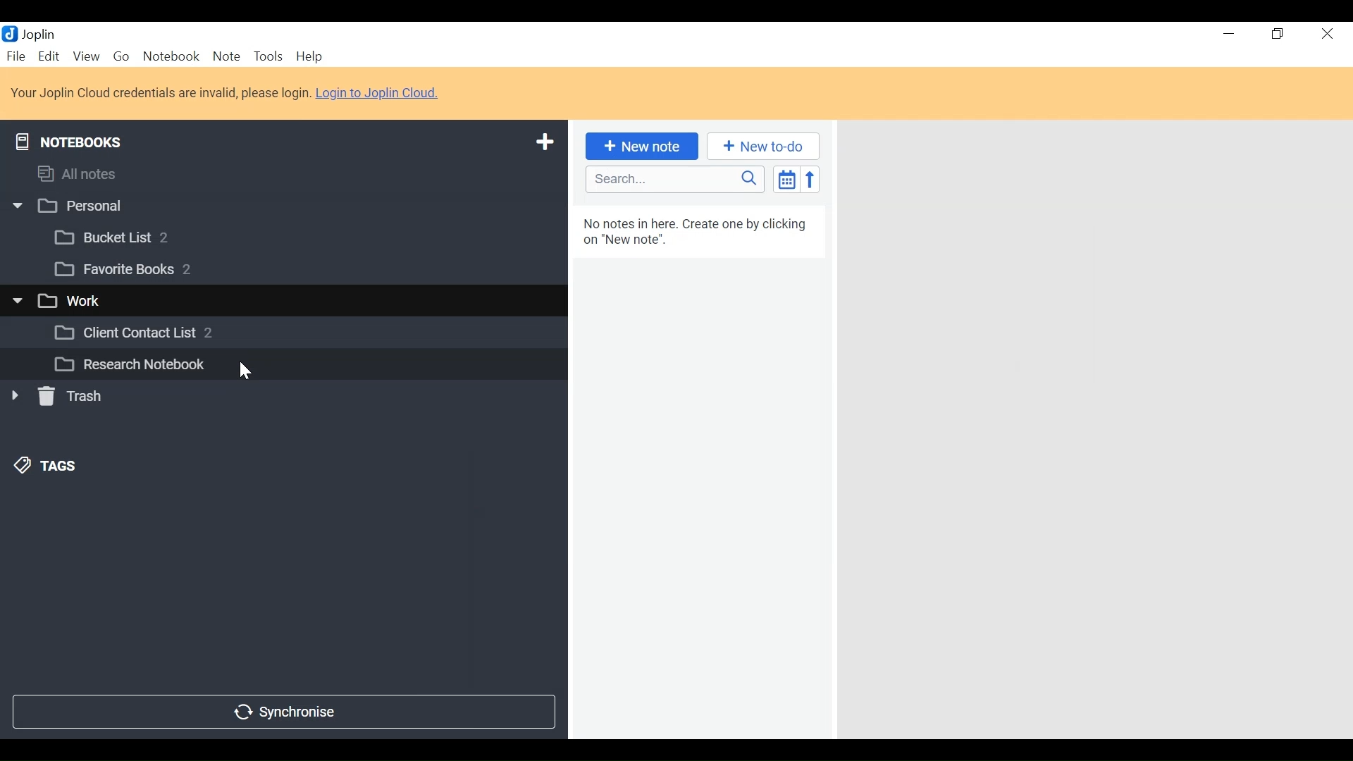 This screenshot has height=761, width=1353. I want to click on Login to Joplin Cloud, so click(160, 93).